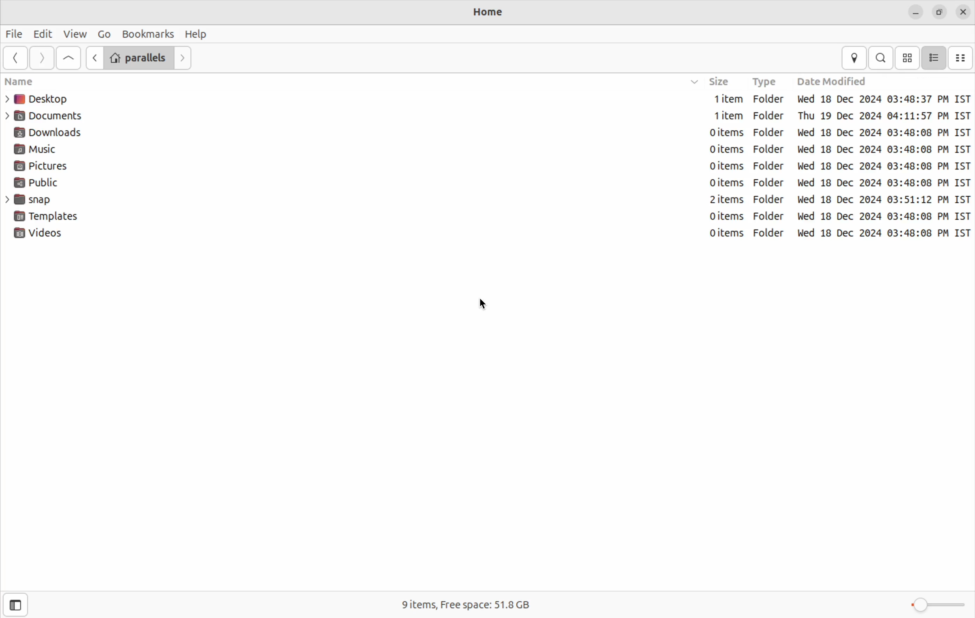  I want to click on Folder, so click(769, 234).